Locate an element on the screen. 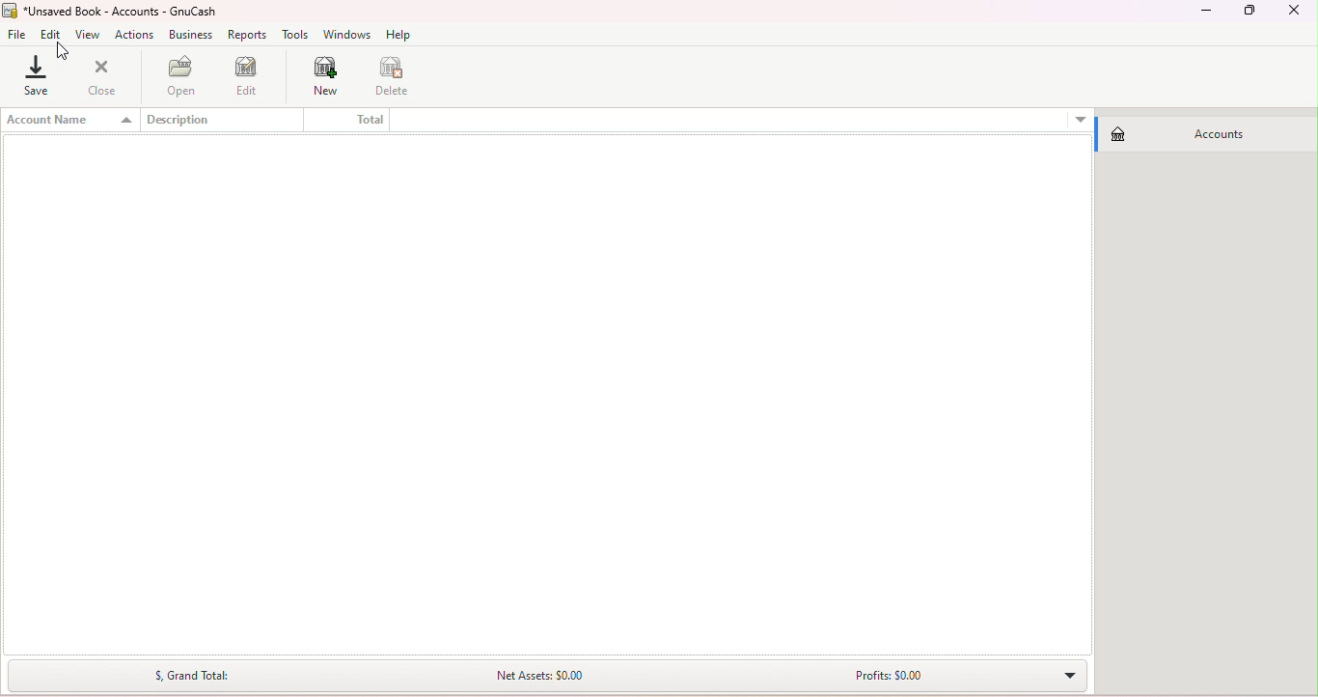 The width and height of the screenshot is (1318, 697). File name is located at coordinates (122, 12).